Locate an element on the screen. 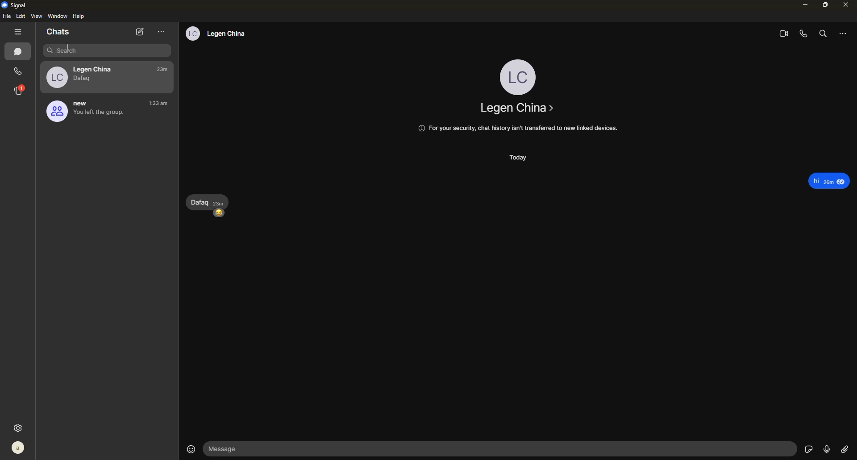  legan china  is located at coordinates (95, 68).